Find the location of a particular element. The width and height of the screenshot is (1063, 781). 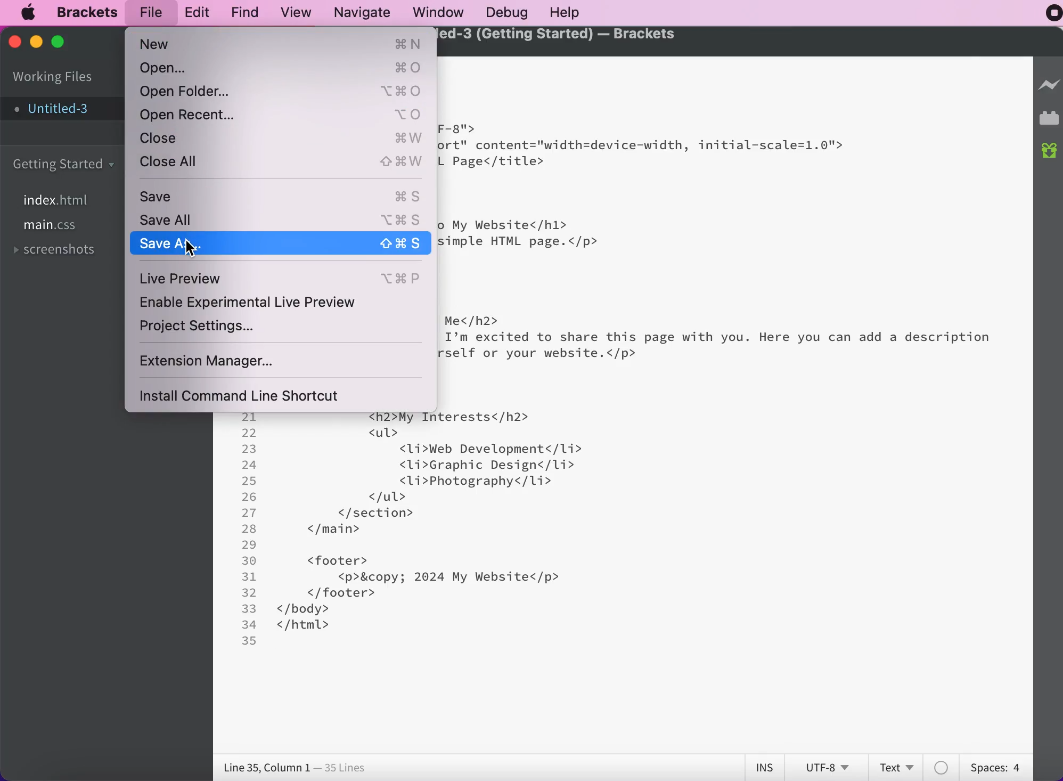

help is located at coordinates (579, 12).